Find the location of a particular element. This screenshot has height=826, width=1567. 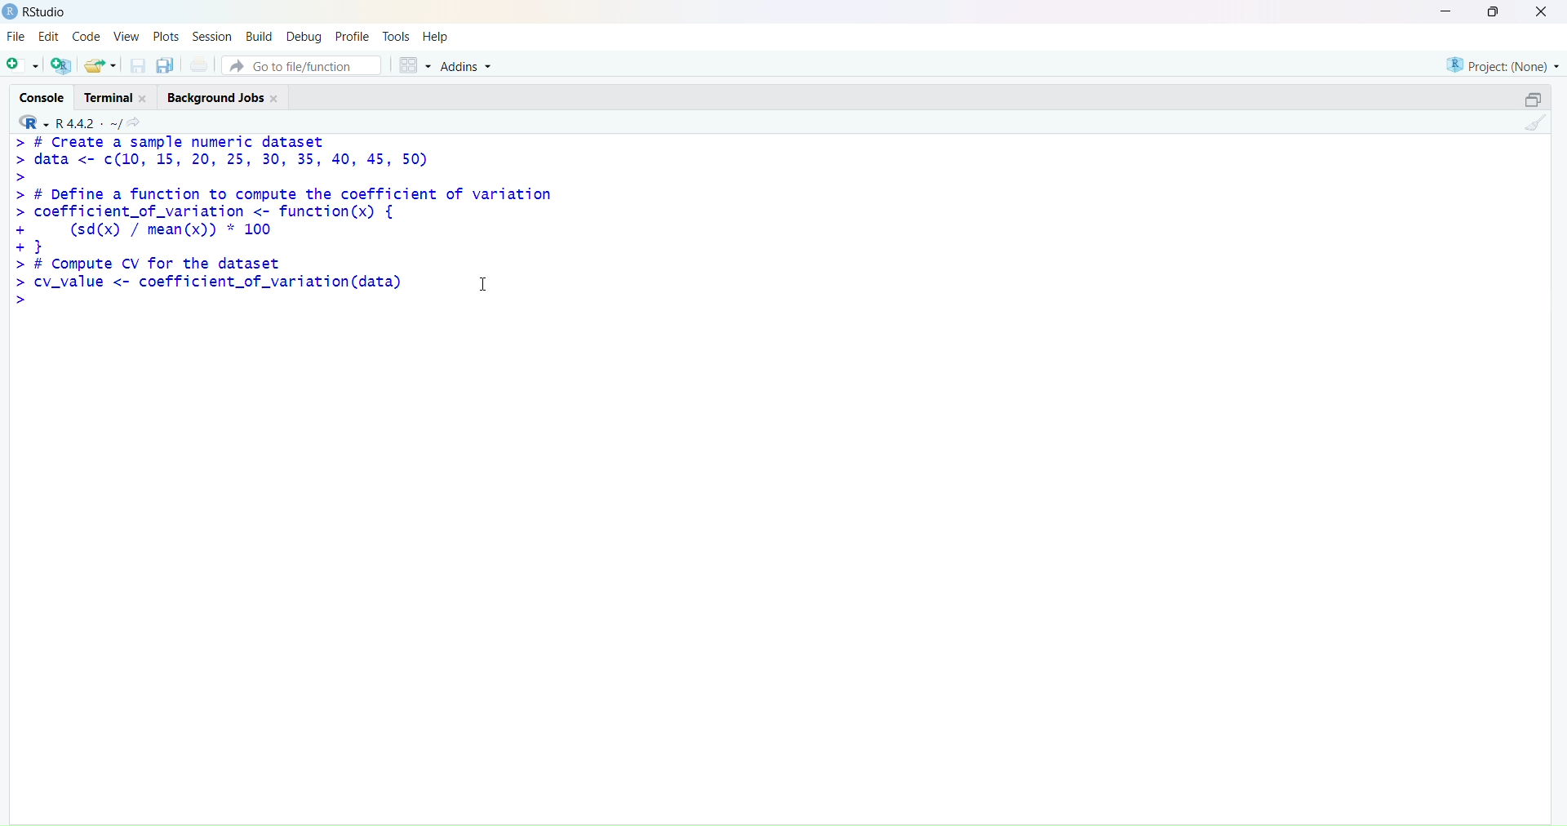

go to file/function is located at coordinates (302, 66).